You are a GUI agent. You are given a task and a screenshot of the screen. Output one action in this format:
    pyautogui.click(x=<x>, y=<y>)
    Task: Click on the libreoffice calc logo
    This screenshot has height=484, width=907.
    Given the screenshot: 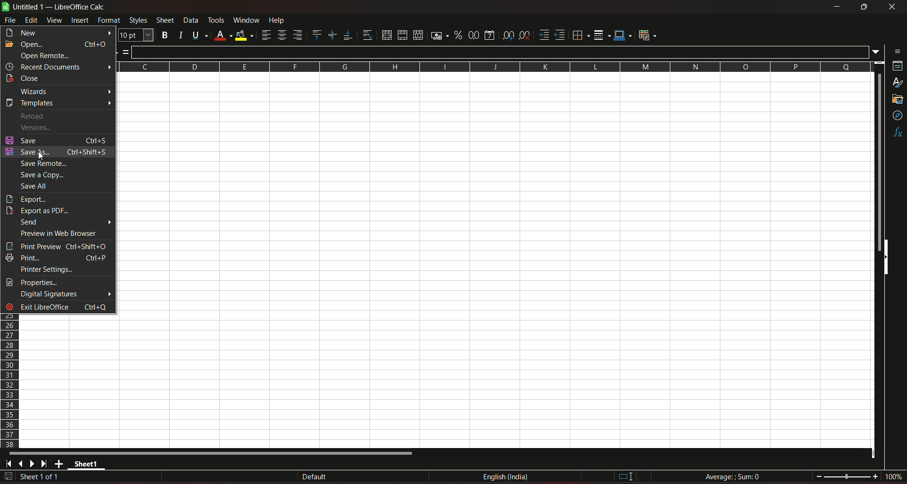 What is the action you would take?
    pyautogui.click(x=6, y=7)
    